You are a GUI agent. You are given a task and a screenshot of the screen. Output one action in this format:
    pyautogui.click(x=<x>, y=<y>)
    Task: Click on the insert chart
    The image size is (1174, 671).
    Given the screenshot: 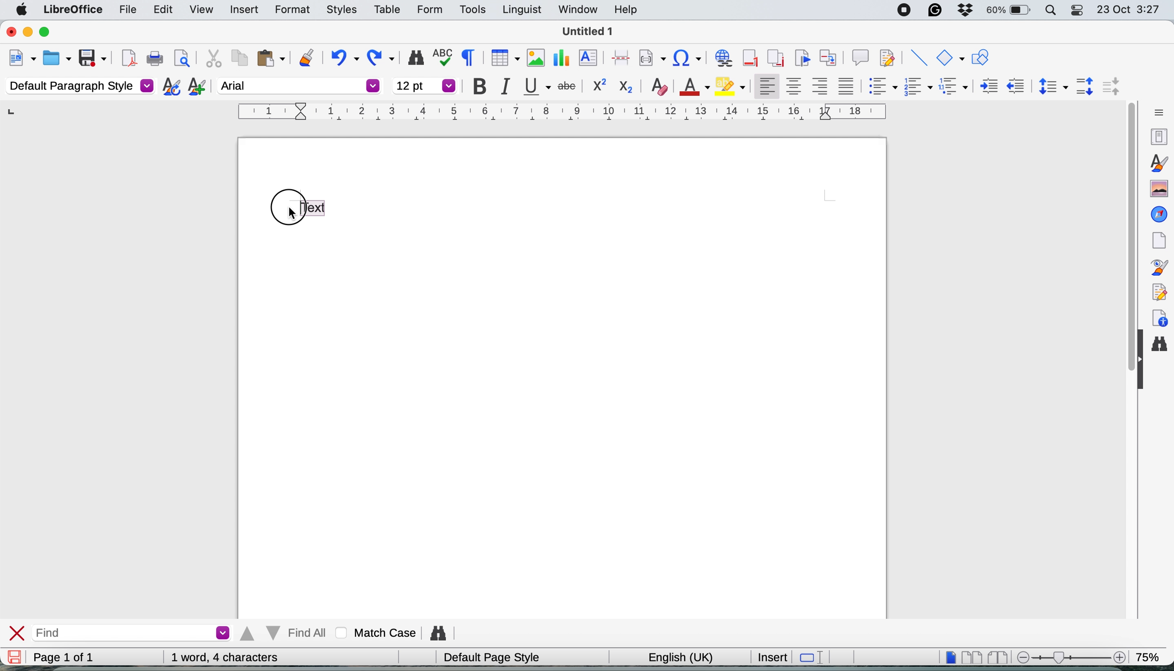 What is the action you would take?
    pyautogui.click(x=560, y=57)
    